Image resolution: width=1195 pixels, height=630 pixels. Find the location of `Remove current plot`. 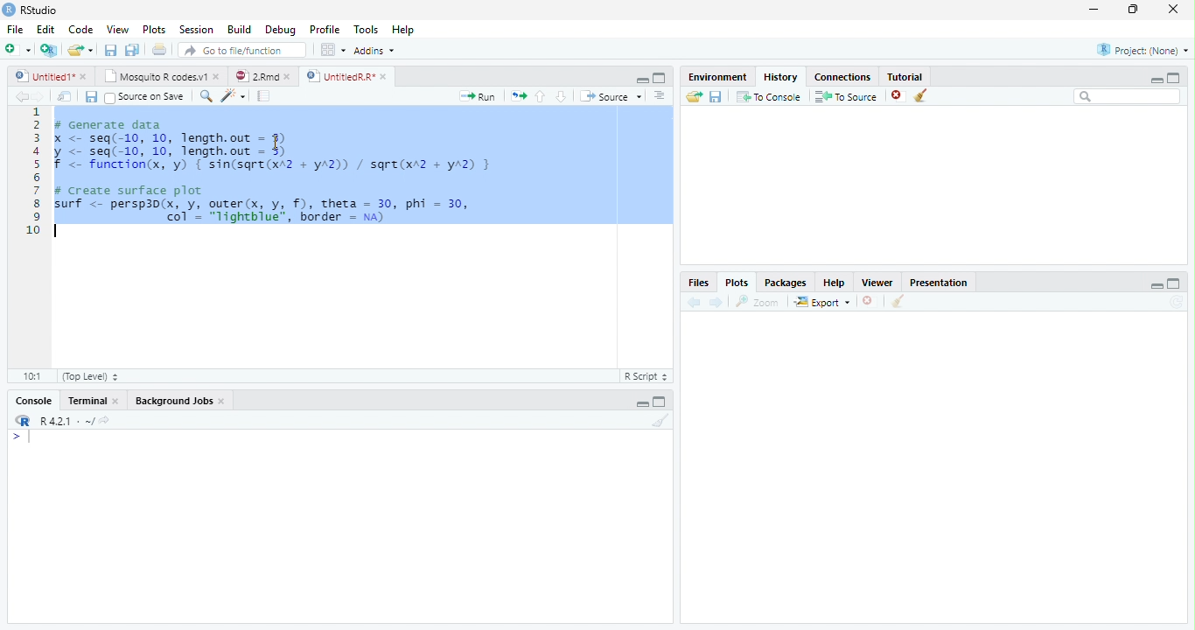

Remove current plot is located at coordinates (871, 301).